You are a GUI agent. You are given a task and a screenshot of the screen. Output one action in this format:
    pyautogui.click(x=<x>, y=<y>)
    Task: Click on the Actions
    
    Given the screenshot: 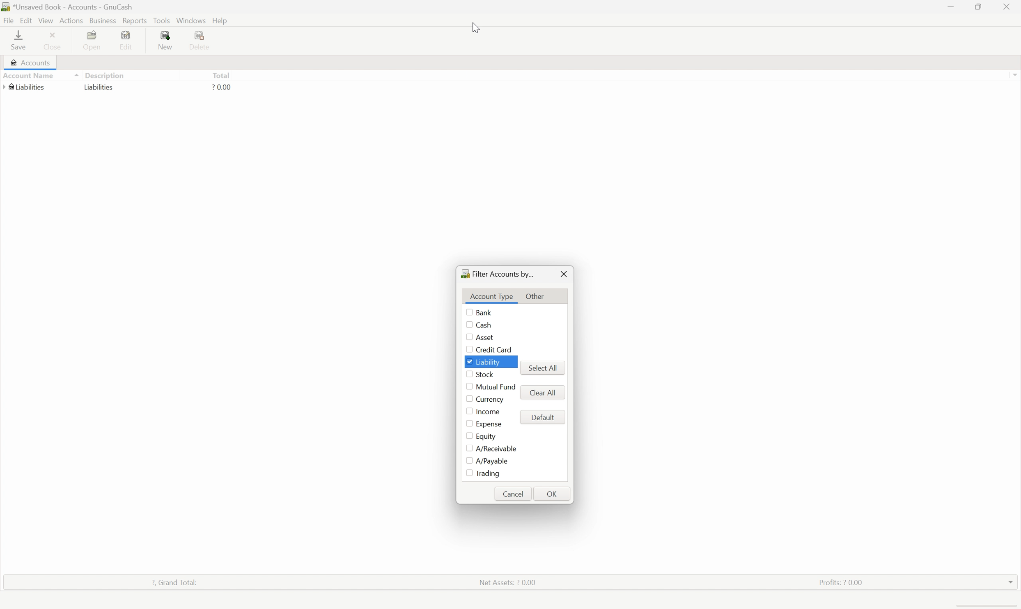 What is the action you would take?
    pyautogui.click(x=71, y=20)
    